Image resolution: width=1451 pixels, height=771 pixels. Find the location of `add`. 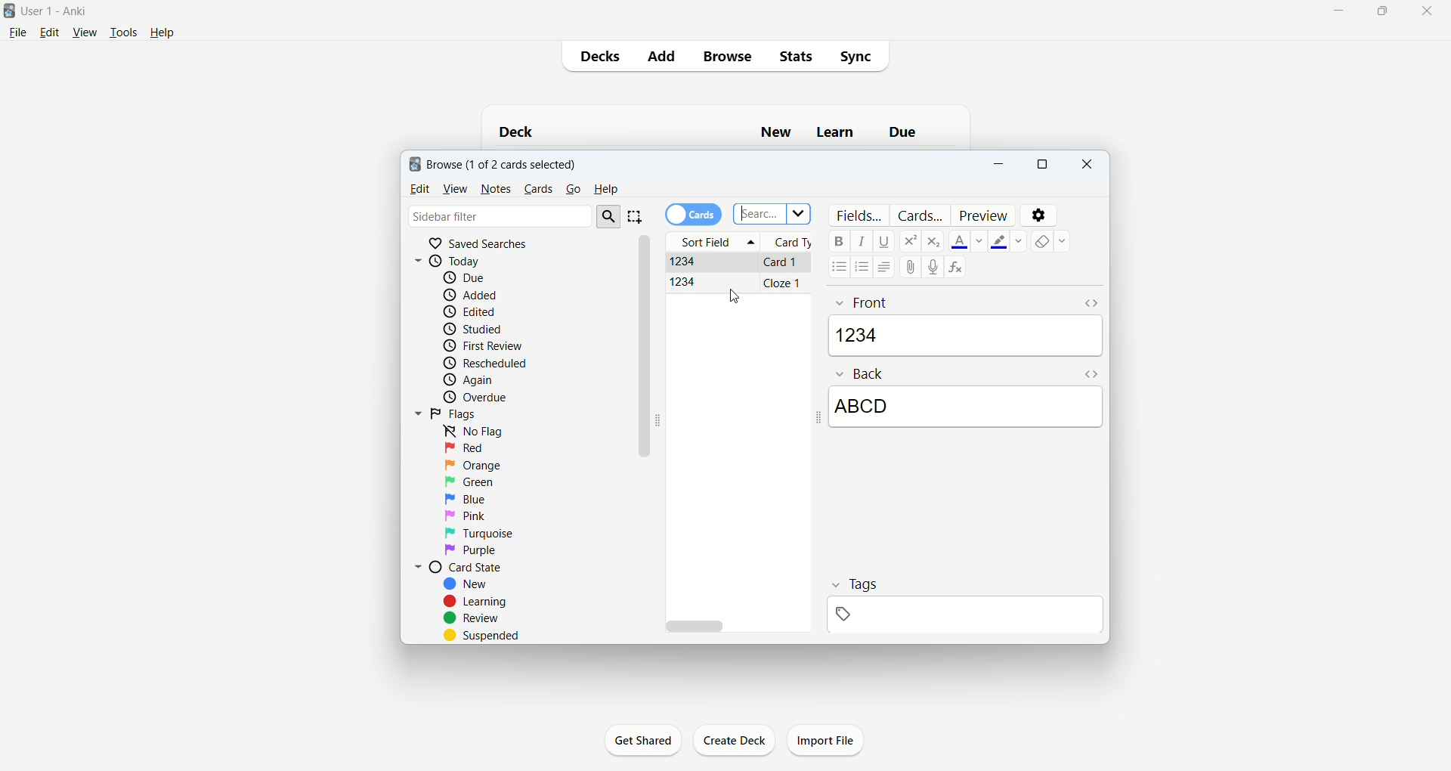

add is located at coordinates (664, 57).